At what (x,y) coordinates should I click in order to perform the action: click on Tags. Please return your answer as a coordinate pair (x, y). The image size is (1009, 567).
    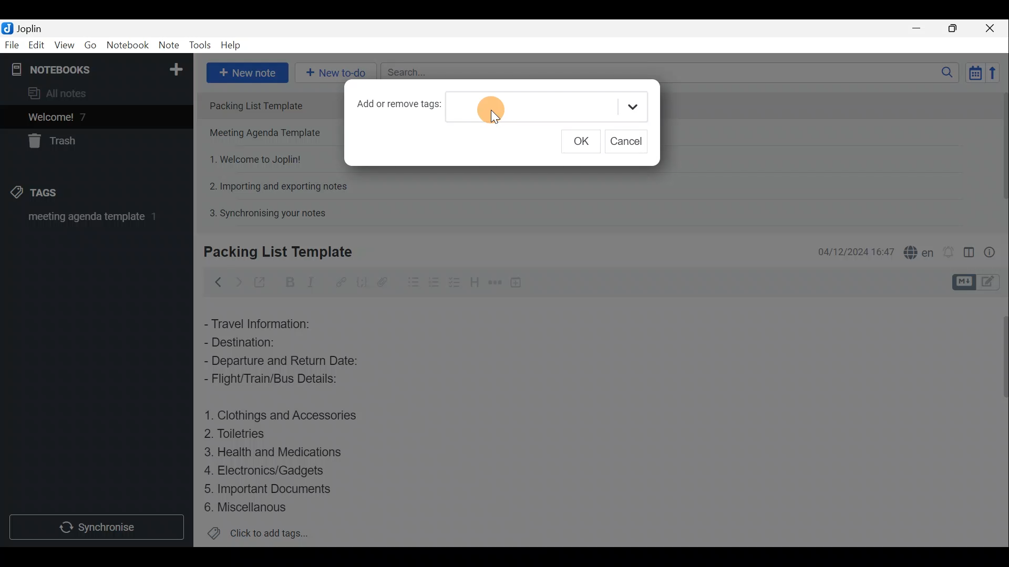
    Looking at the image, I should click on (51, 194).